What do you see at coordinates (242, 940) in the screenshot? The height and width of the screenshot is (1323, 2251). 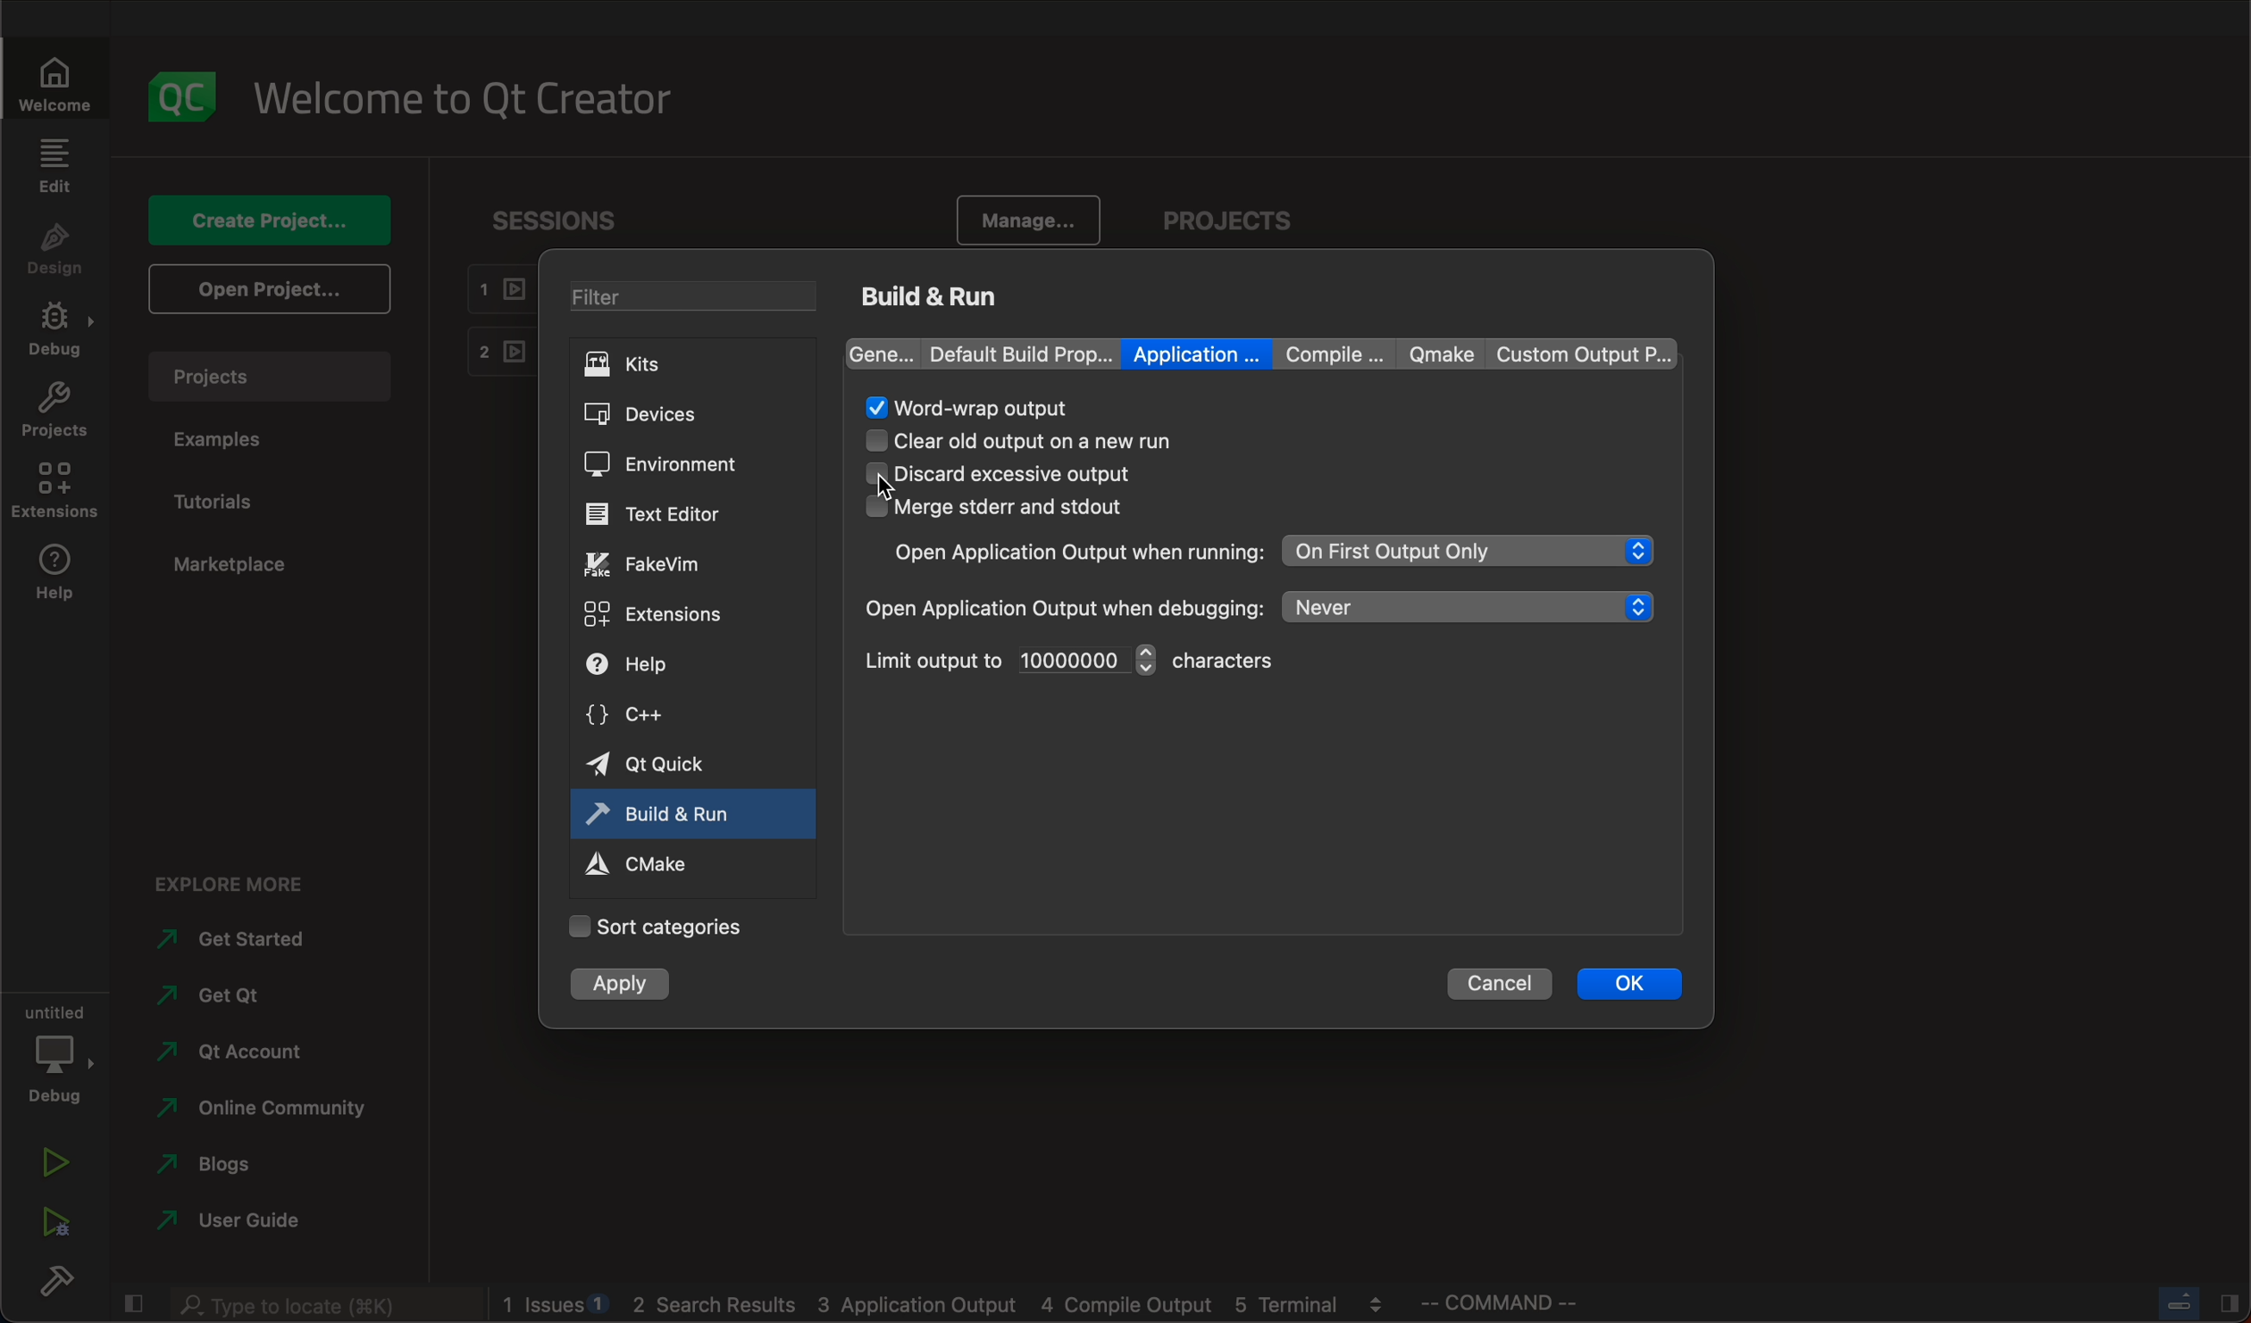 I see `started` at bounding box center [242, 940].